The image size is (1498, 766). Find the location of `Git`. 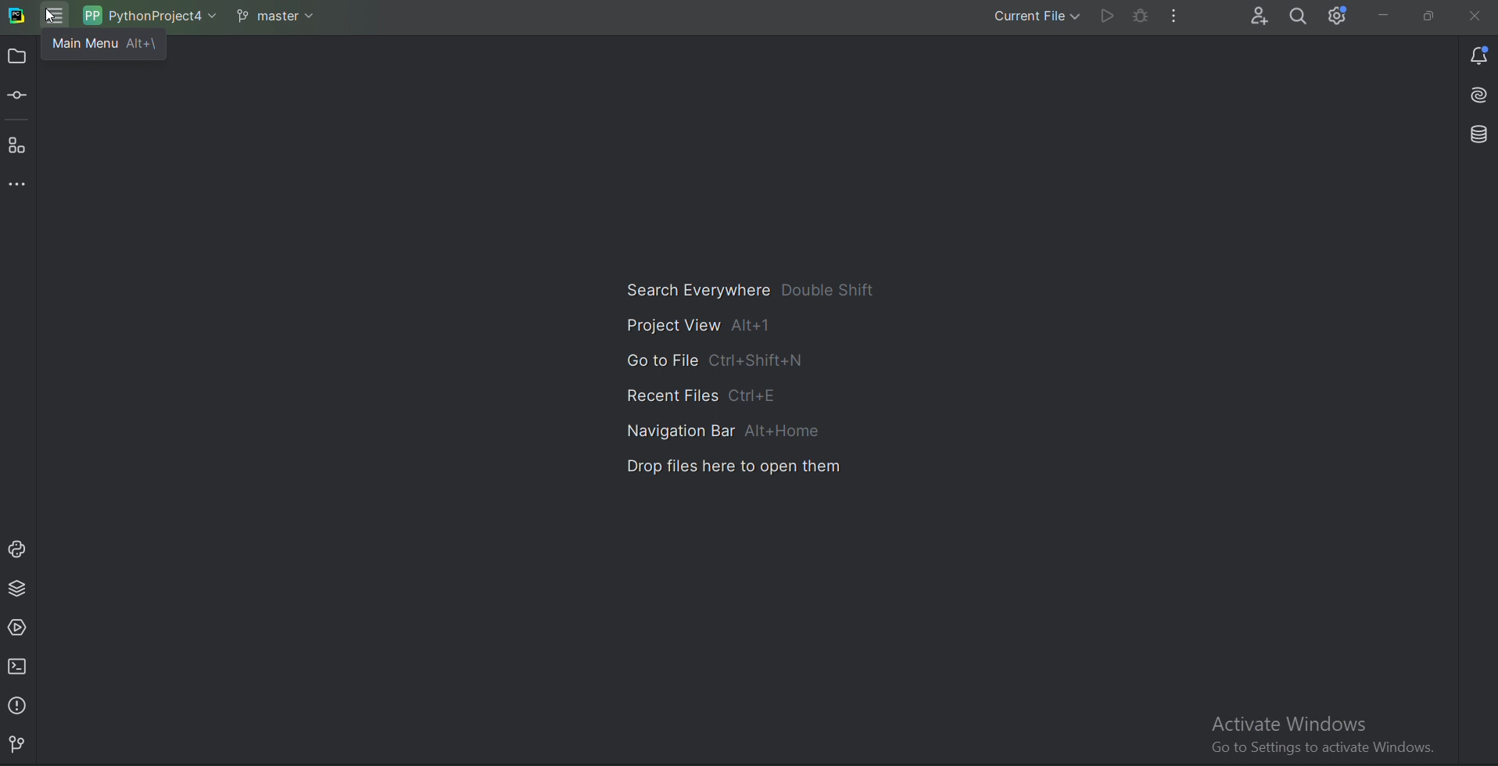

Git is located at coordinates (23, 743).